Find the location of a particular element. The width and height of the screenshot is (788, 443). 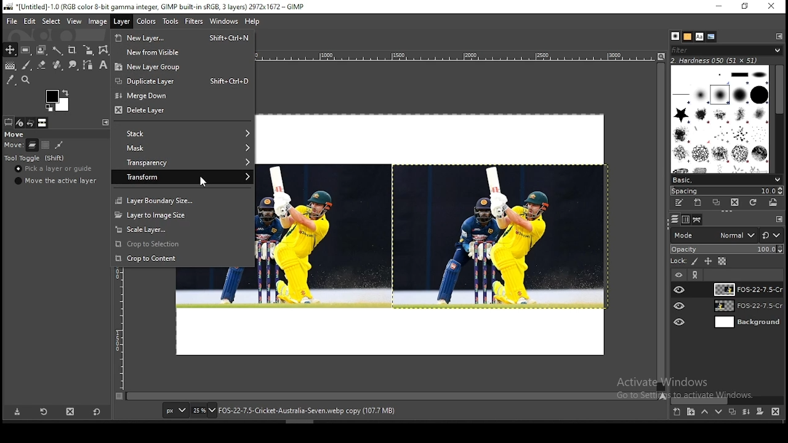

edit is located at coordinates (31, 21).